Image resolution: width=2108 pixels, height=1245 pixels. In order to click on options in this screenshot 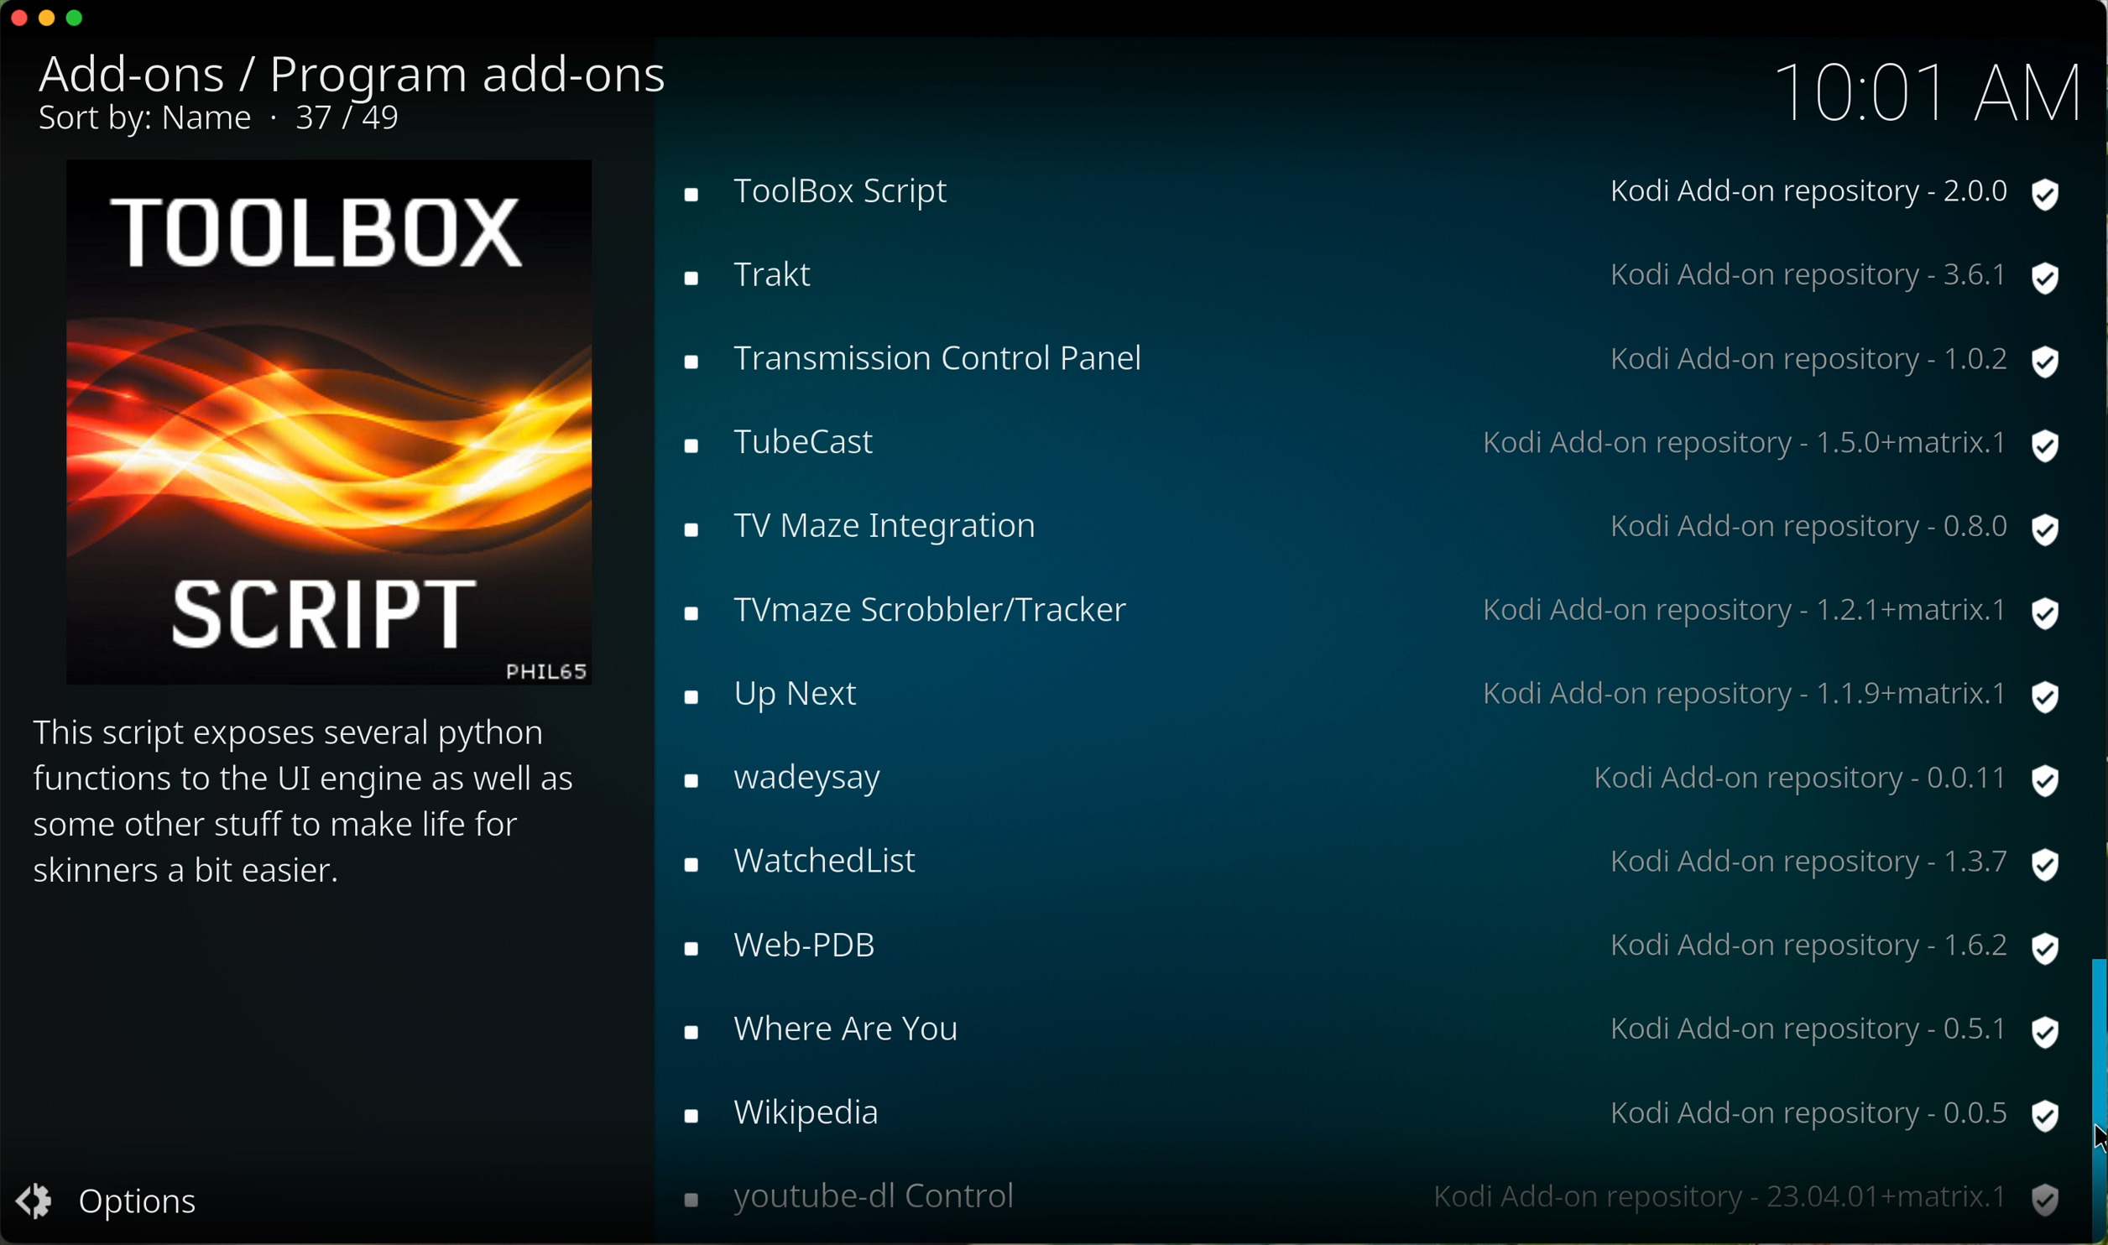, I will do `click(117, 1205)`.